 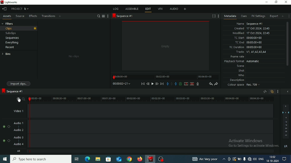 What do you see at coordinates (18, 99) in the screenshot?
I see `Zoom in` at bounding box center [18, 99].